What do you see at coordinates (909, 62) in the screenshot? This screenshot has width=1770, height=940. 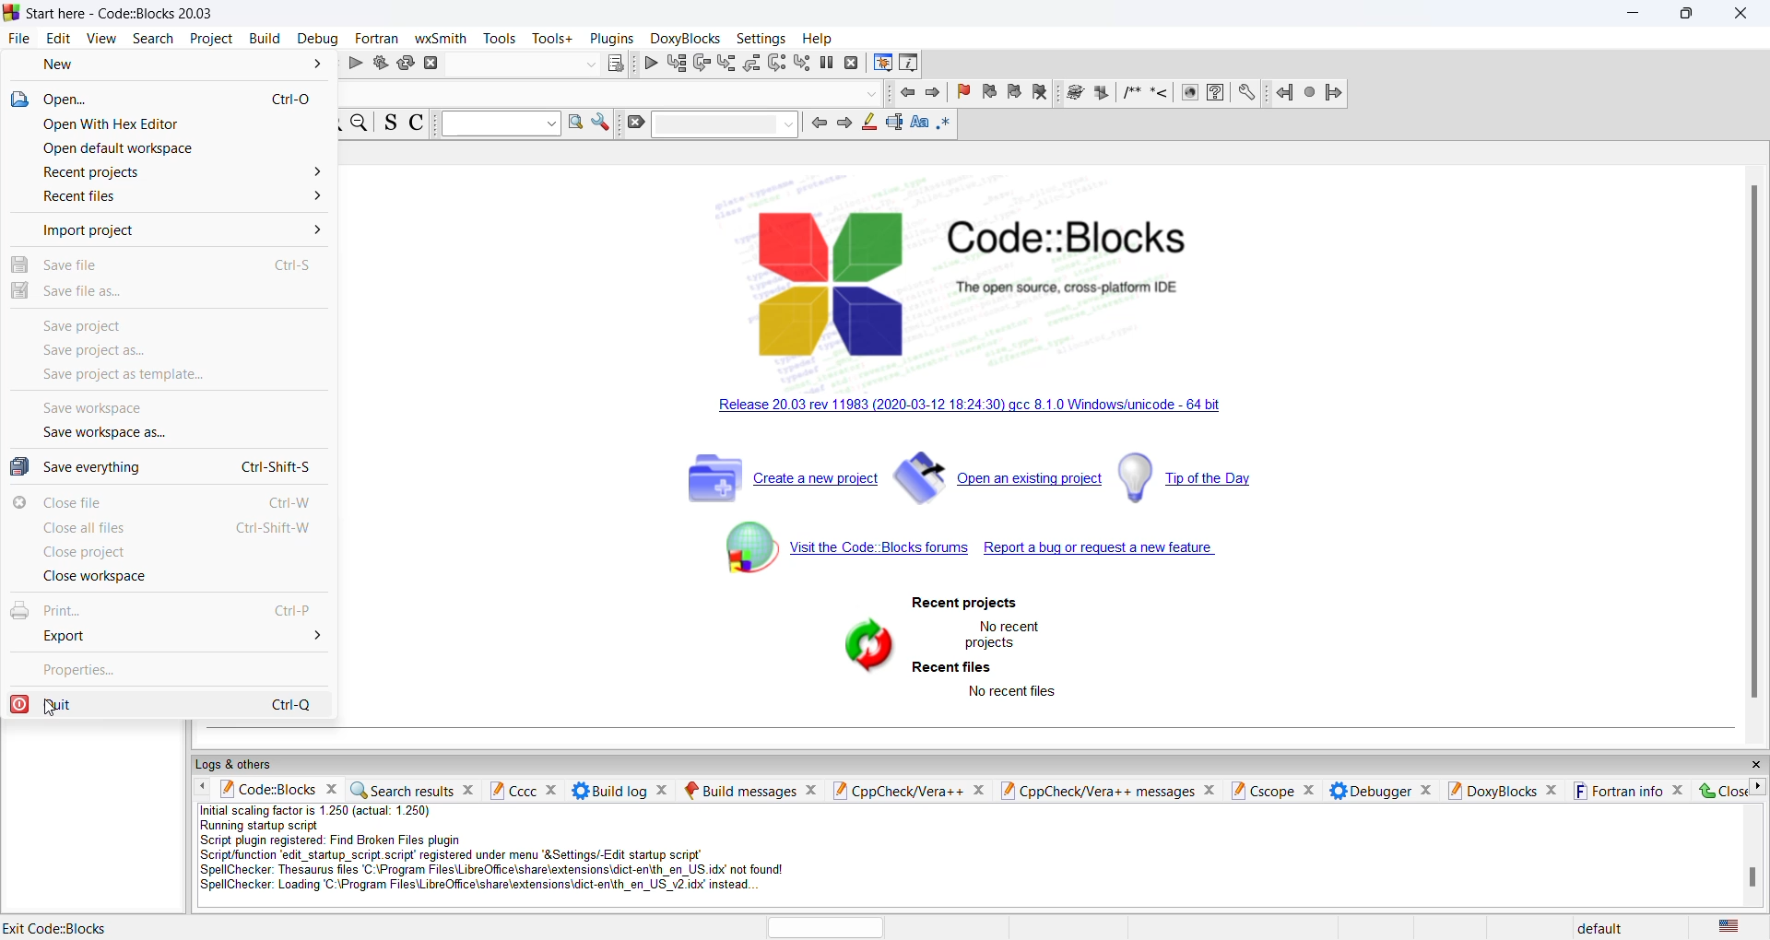 I see `Various info` at bounding box center [909, 62].